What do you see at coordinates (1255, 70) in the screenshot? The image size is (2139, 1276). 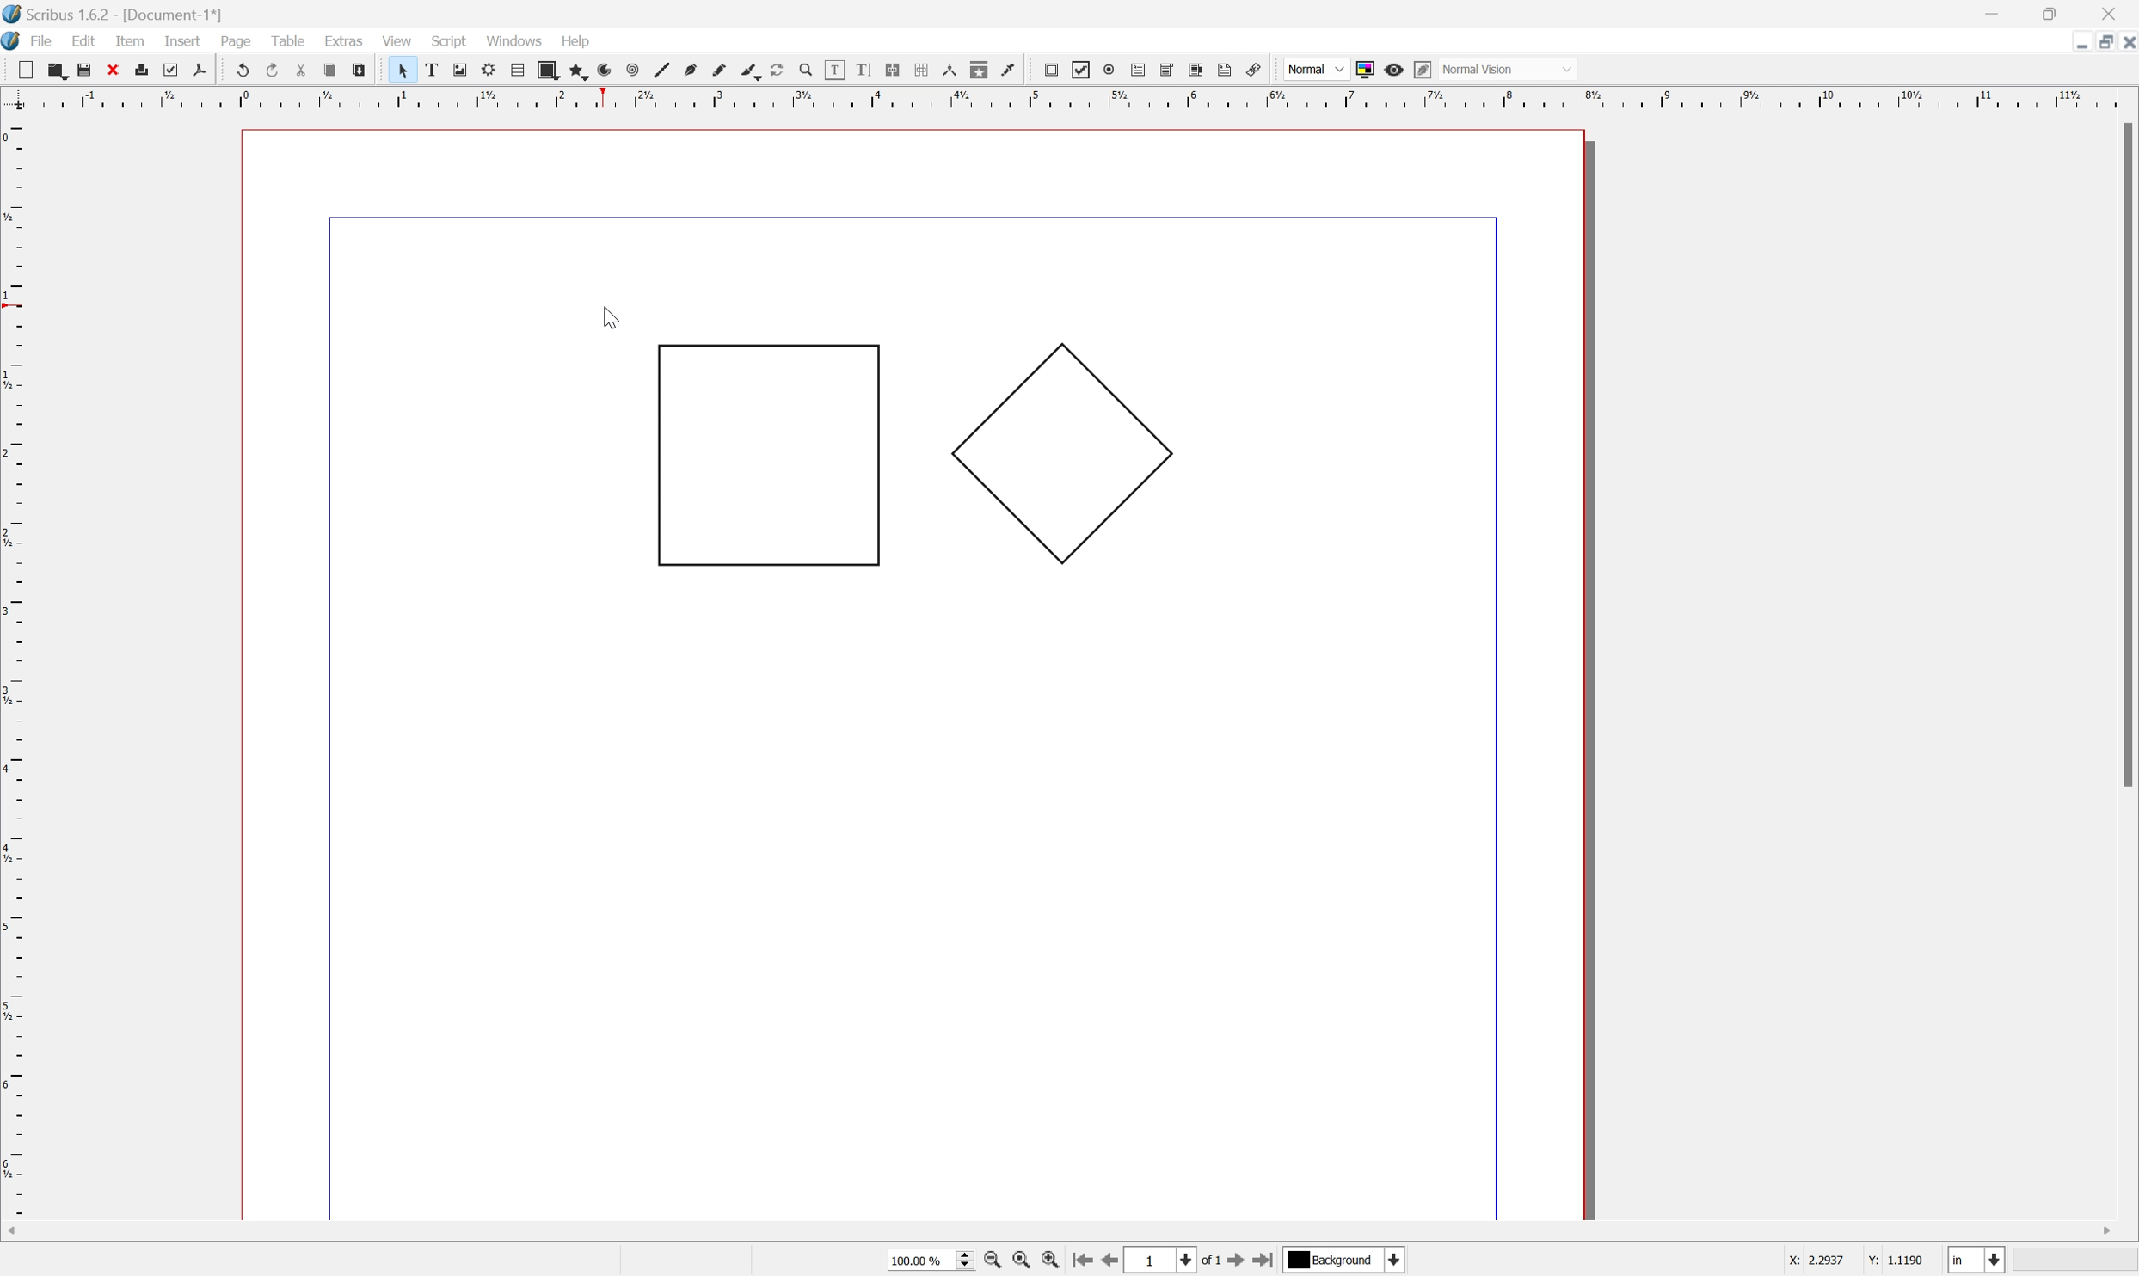 I see `Link annotation` at bounding box center [1255, 70].